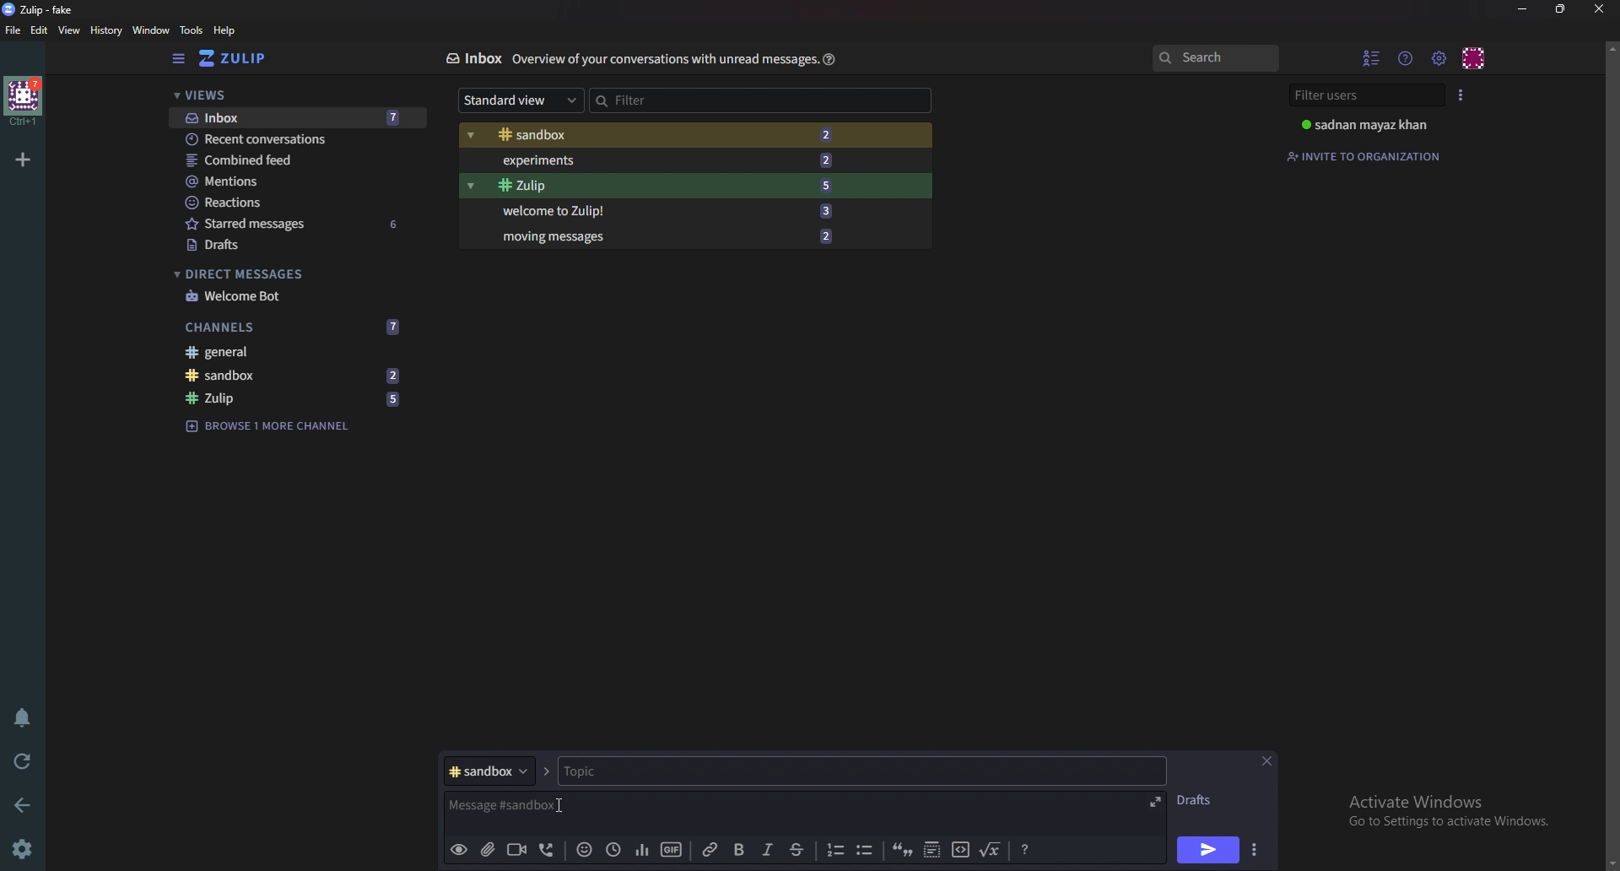 This screenshot has height=871, width=1620. What do you see at coordinates (737, 850) in the screenshot?
I see `bold` at bounding box center [737, 850].